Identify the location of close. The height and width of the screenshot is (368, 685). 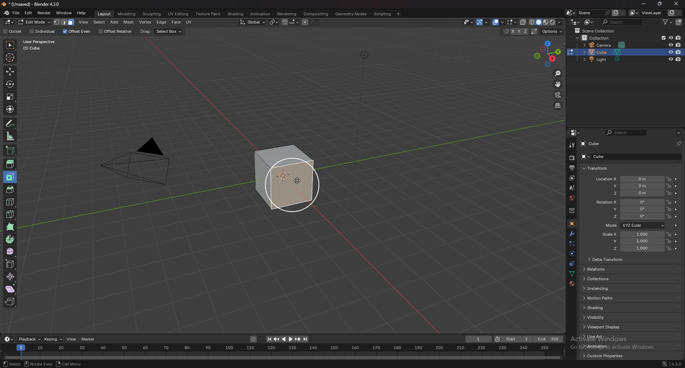
(677, 4).